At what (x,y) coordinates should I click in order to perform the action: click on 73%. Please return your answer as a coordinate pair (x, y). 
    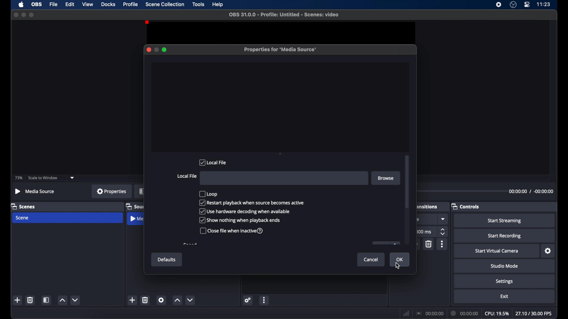
    Looking at the image, I should click on (18, 178).